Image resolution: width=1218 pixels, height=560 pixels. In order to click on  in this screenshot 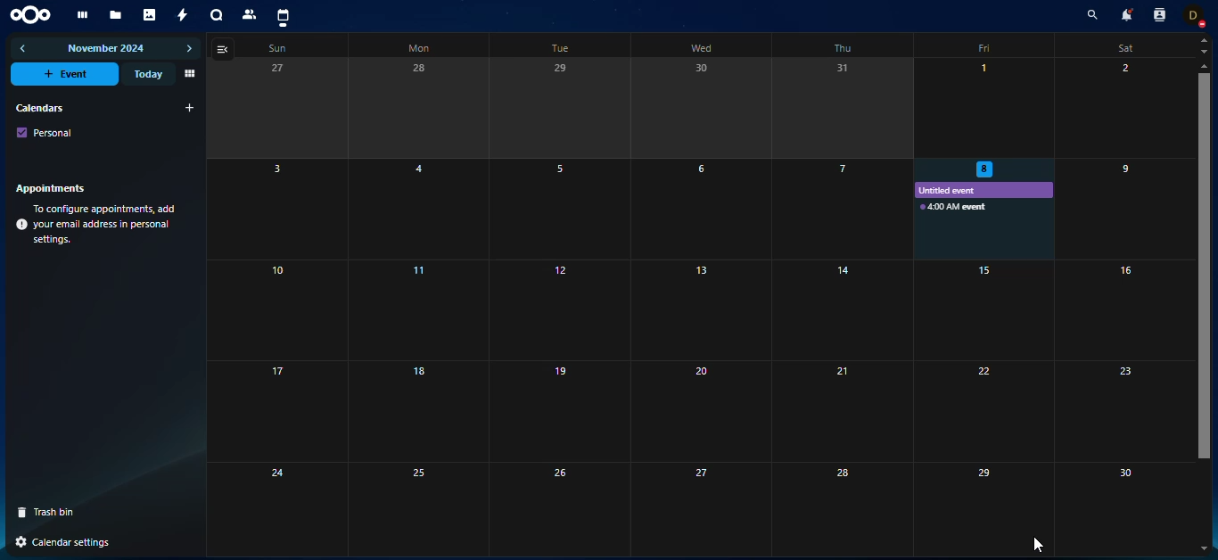, I will do `click(1200, 274)`.